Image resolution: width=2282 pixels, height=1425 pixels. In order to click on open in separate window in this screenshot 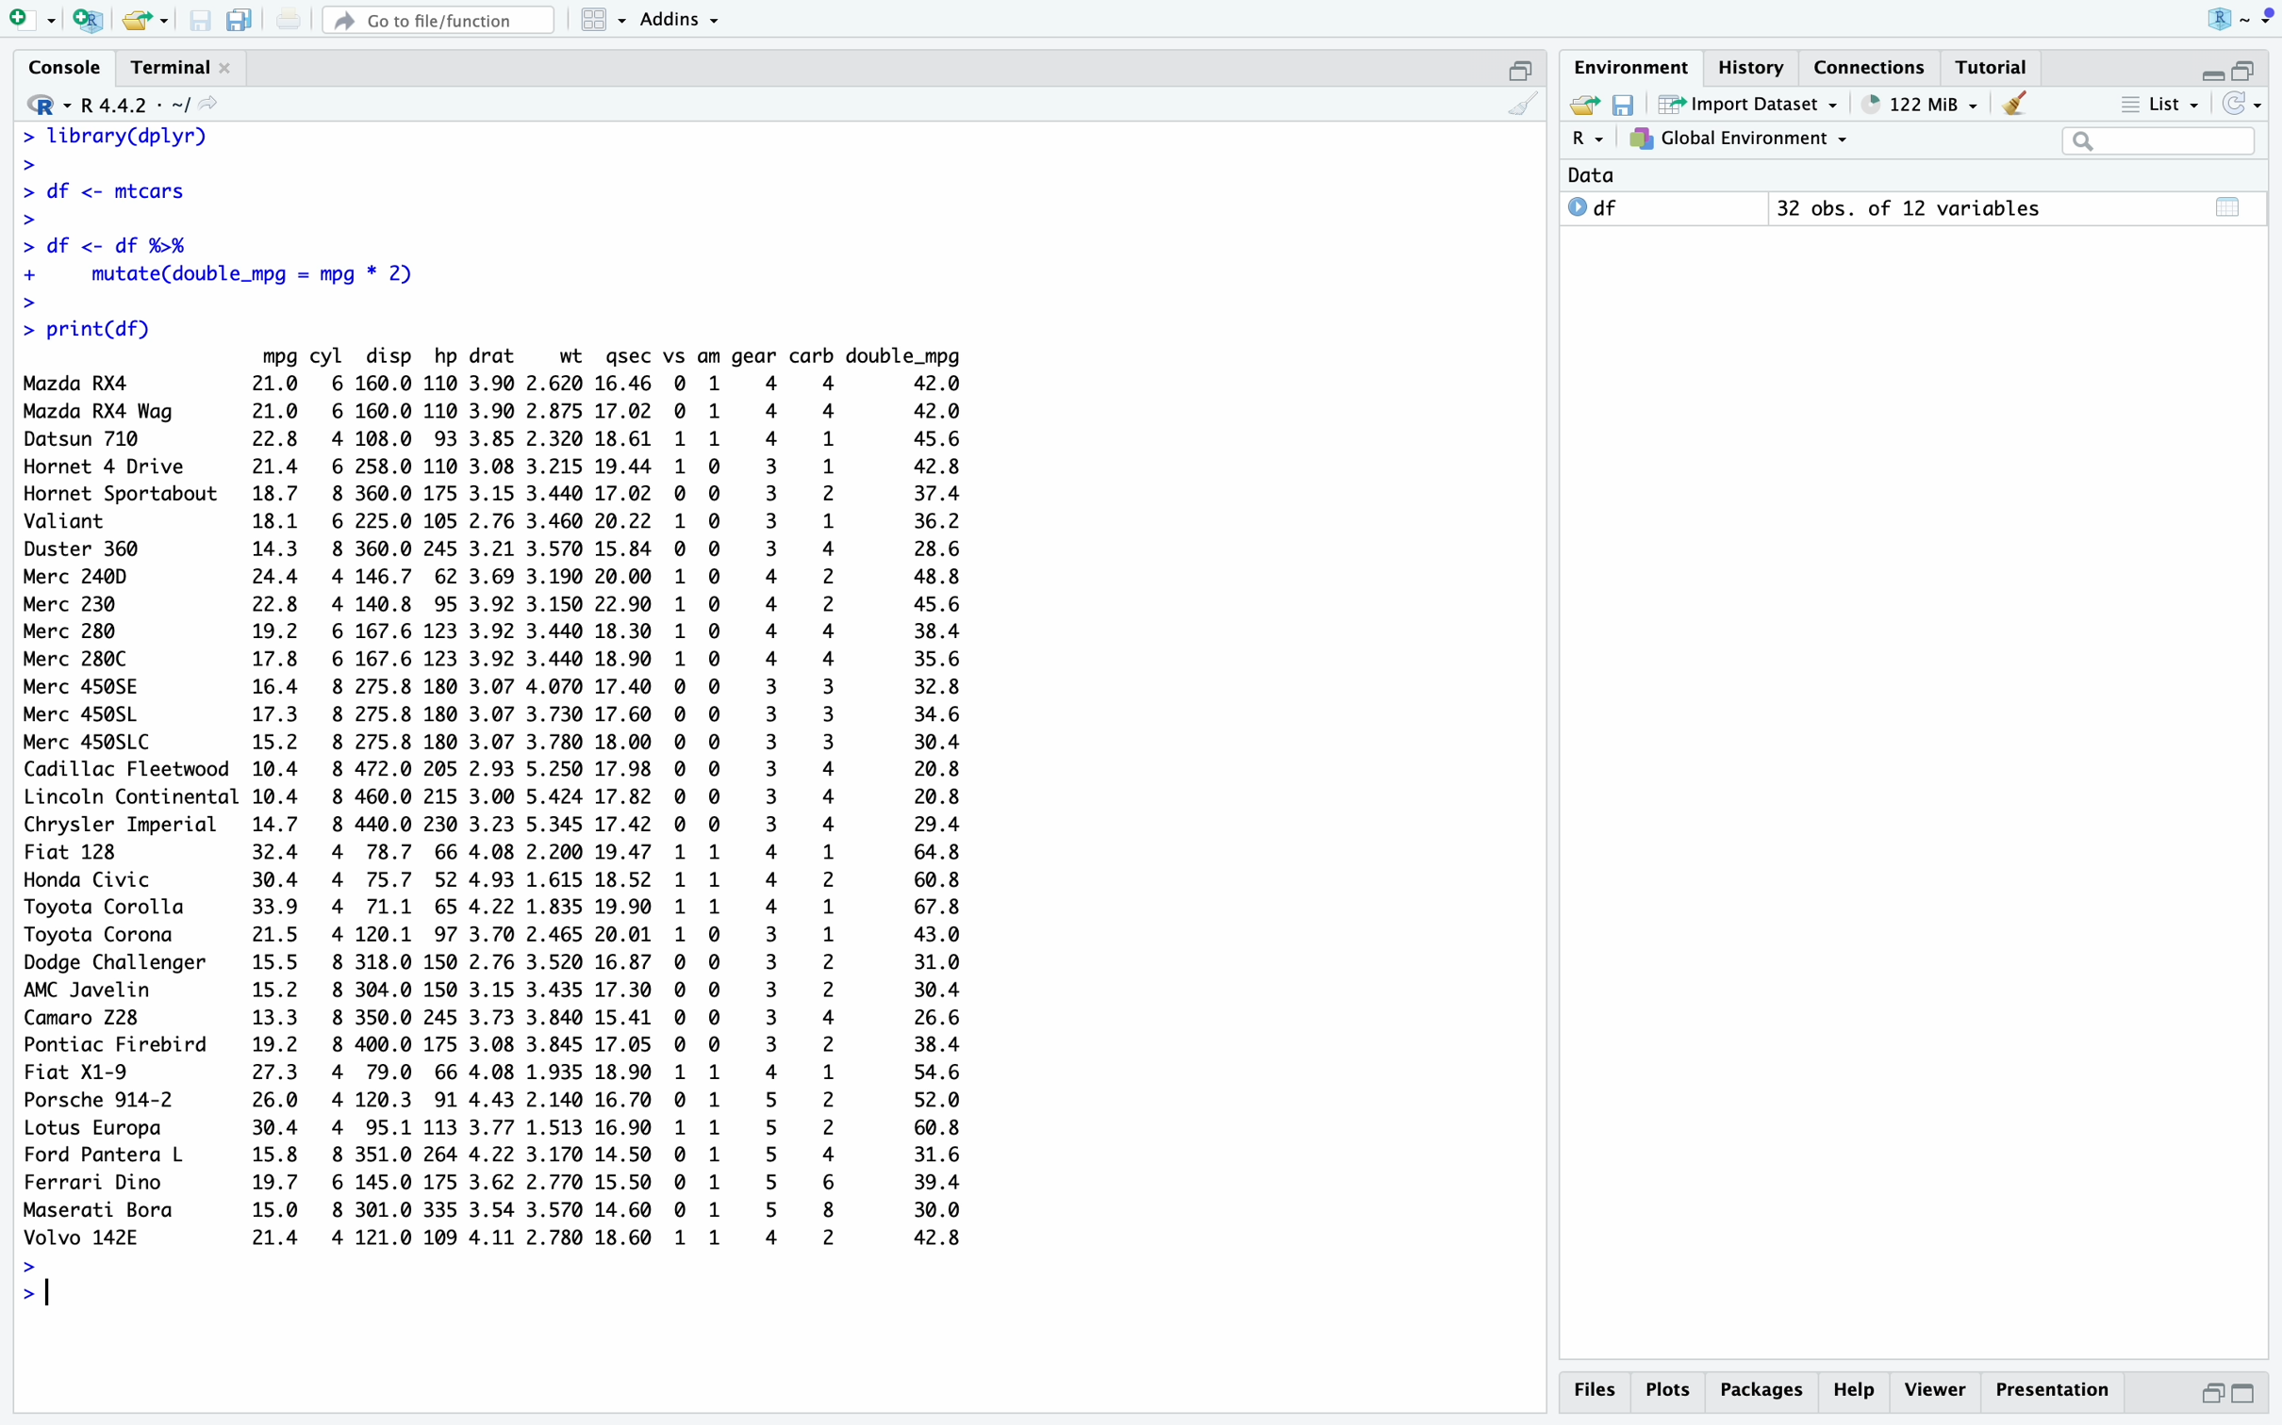, I will do `click(1522, 71)`.